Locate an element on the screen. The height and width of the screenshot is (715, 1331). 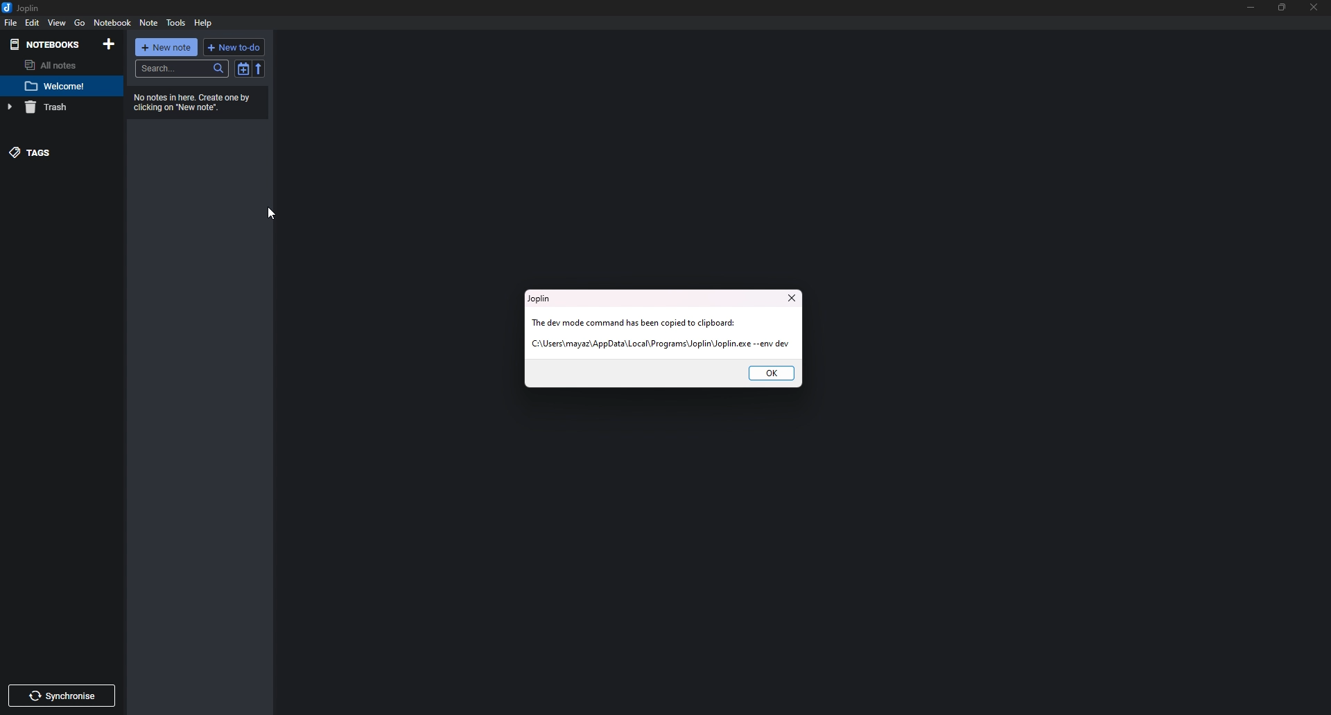
Copied to clipboard is located at coordinates (637, 324).